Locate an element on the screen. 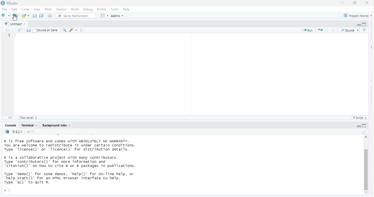 The image size is (374, 197). Profile is located at coordinates (102, 9).